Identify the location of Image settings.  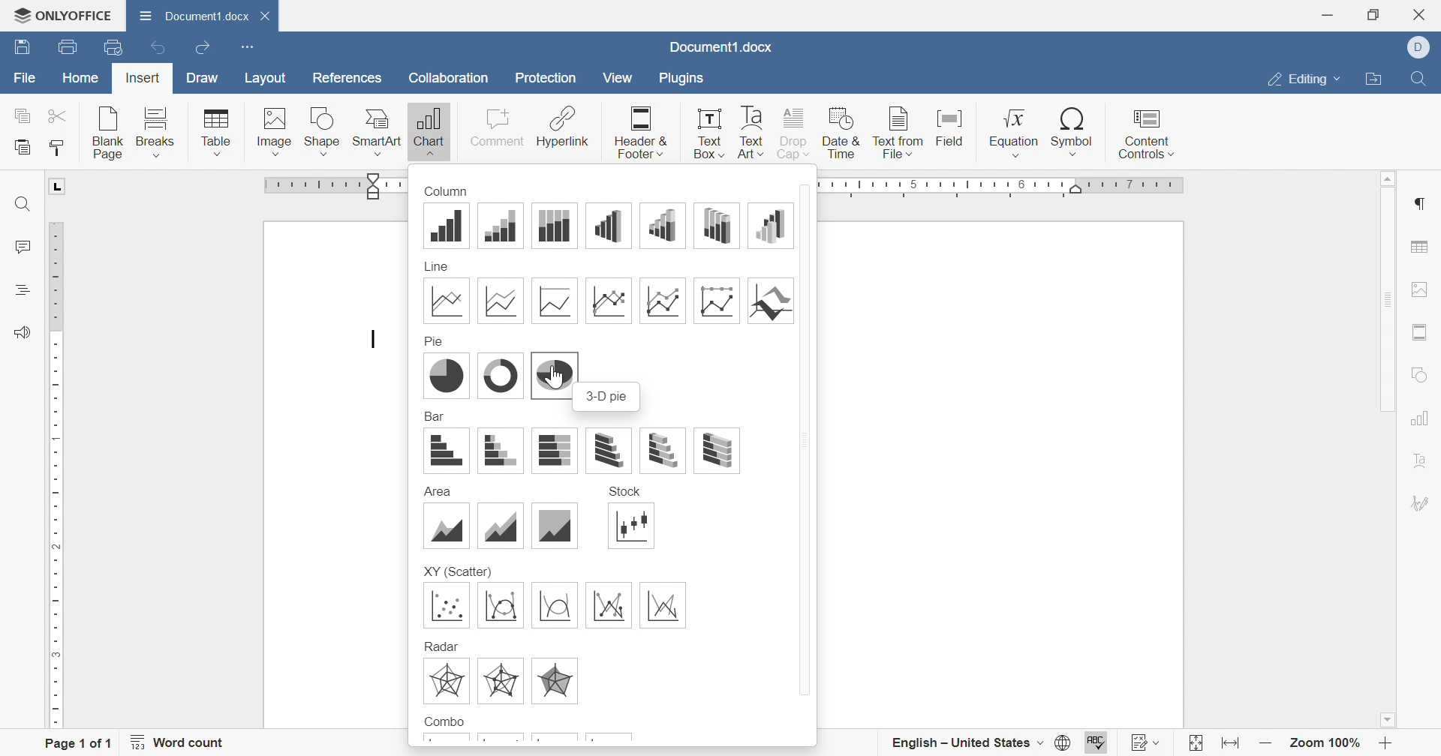
(1421, 288).